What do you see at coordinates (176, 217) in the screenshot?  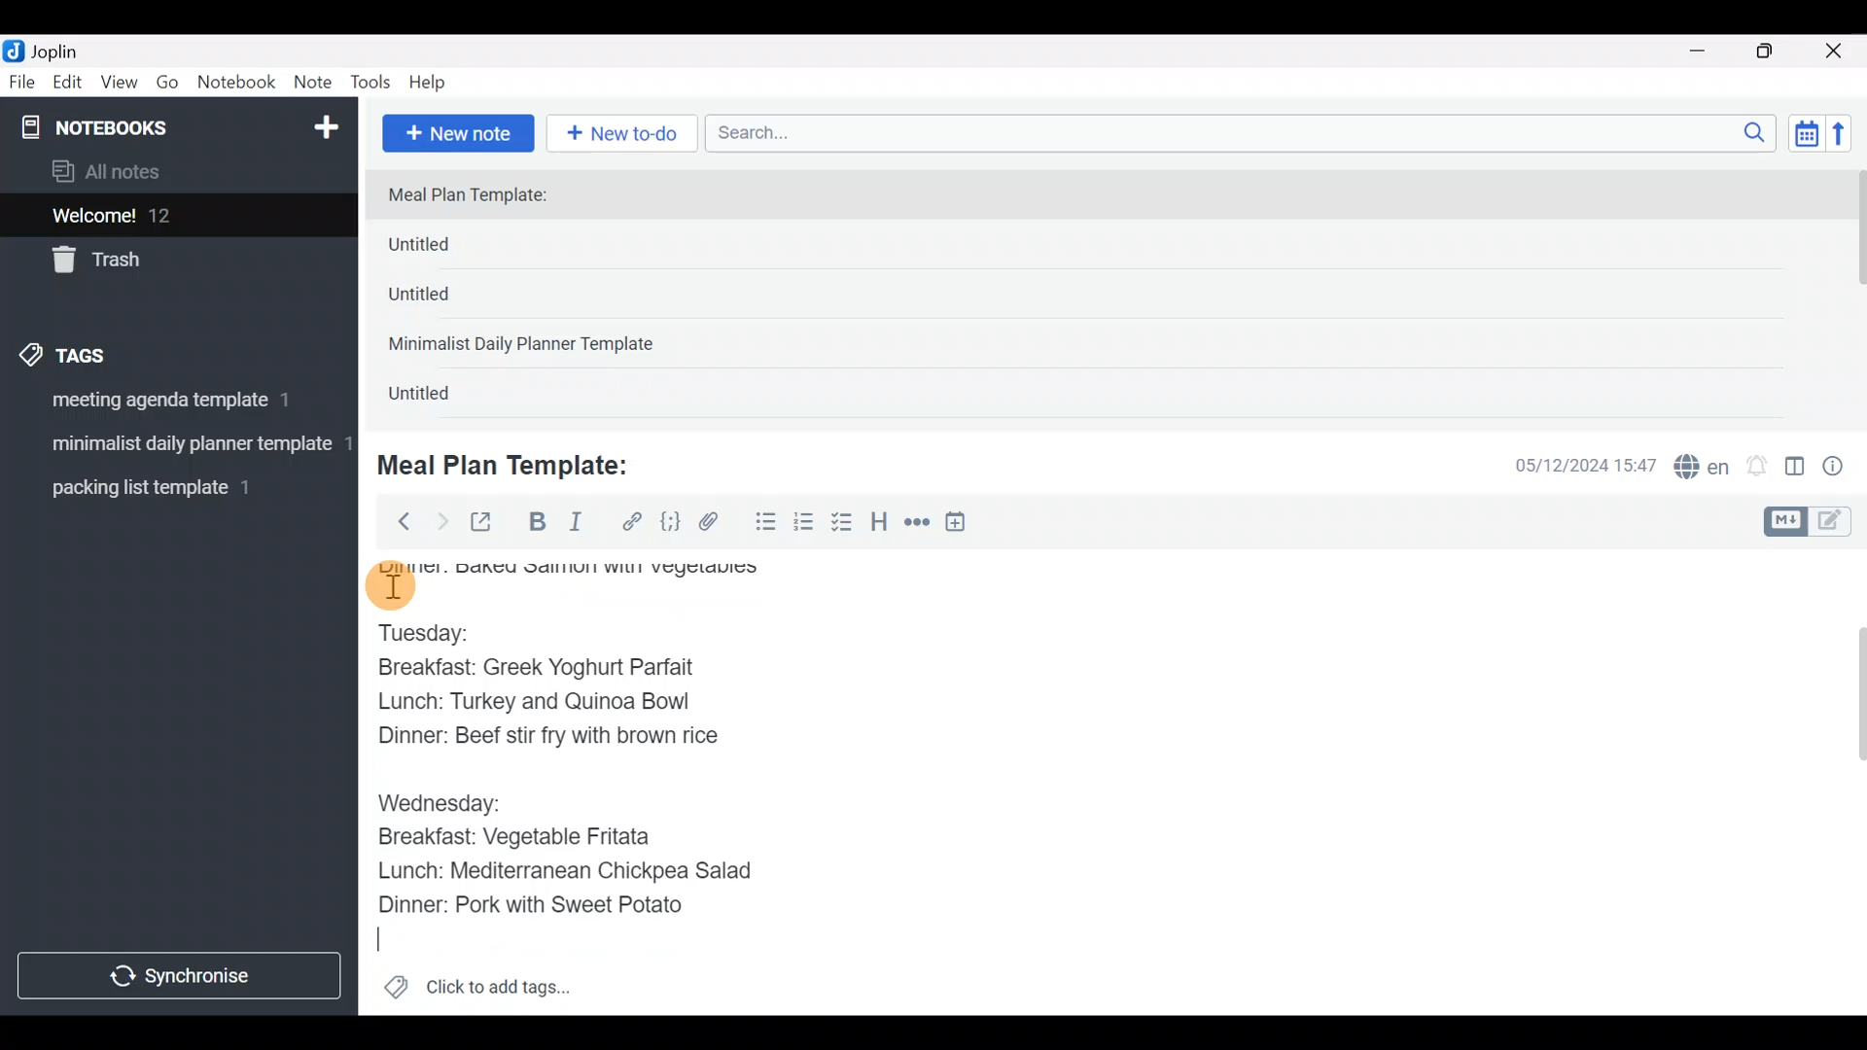 I see `Welcome!` at bounding box center [176, 217].